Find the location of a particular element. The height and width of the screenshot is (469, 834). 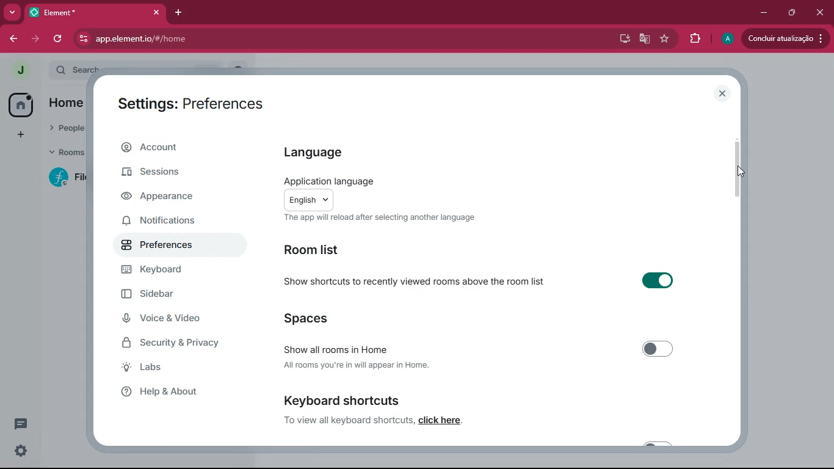

keyboard shortcuts is located at coordinates (342, 399).